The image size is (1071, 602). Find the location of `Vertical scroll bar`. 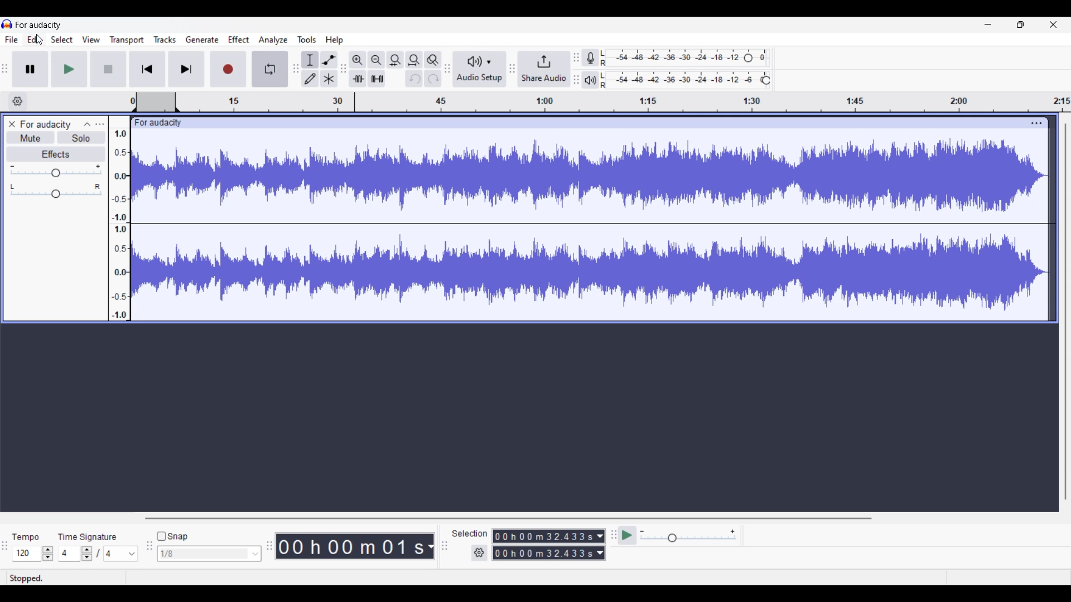

Vertical scroll bar is located at coordinates (1066, 312).